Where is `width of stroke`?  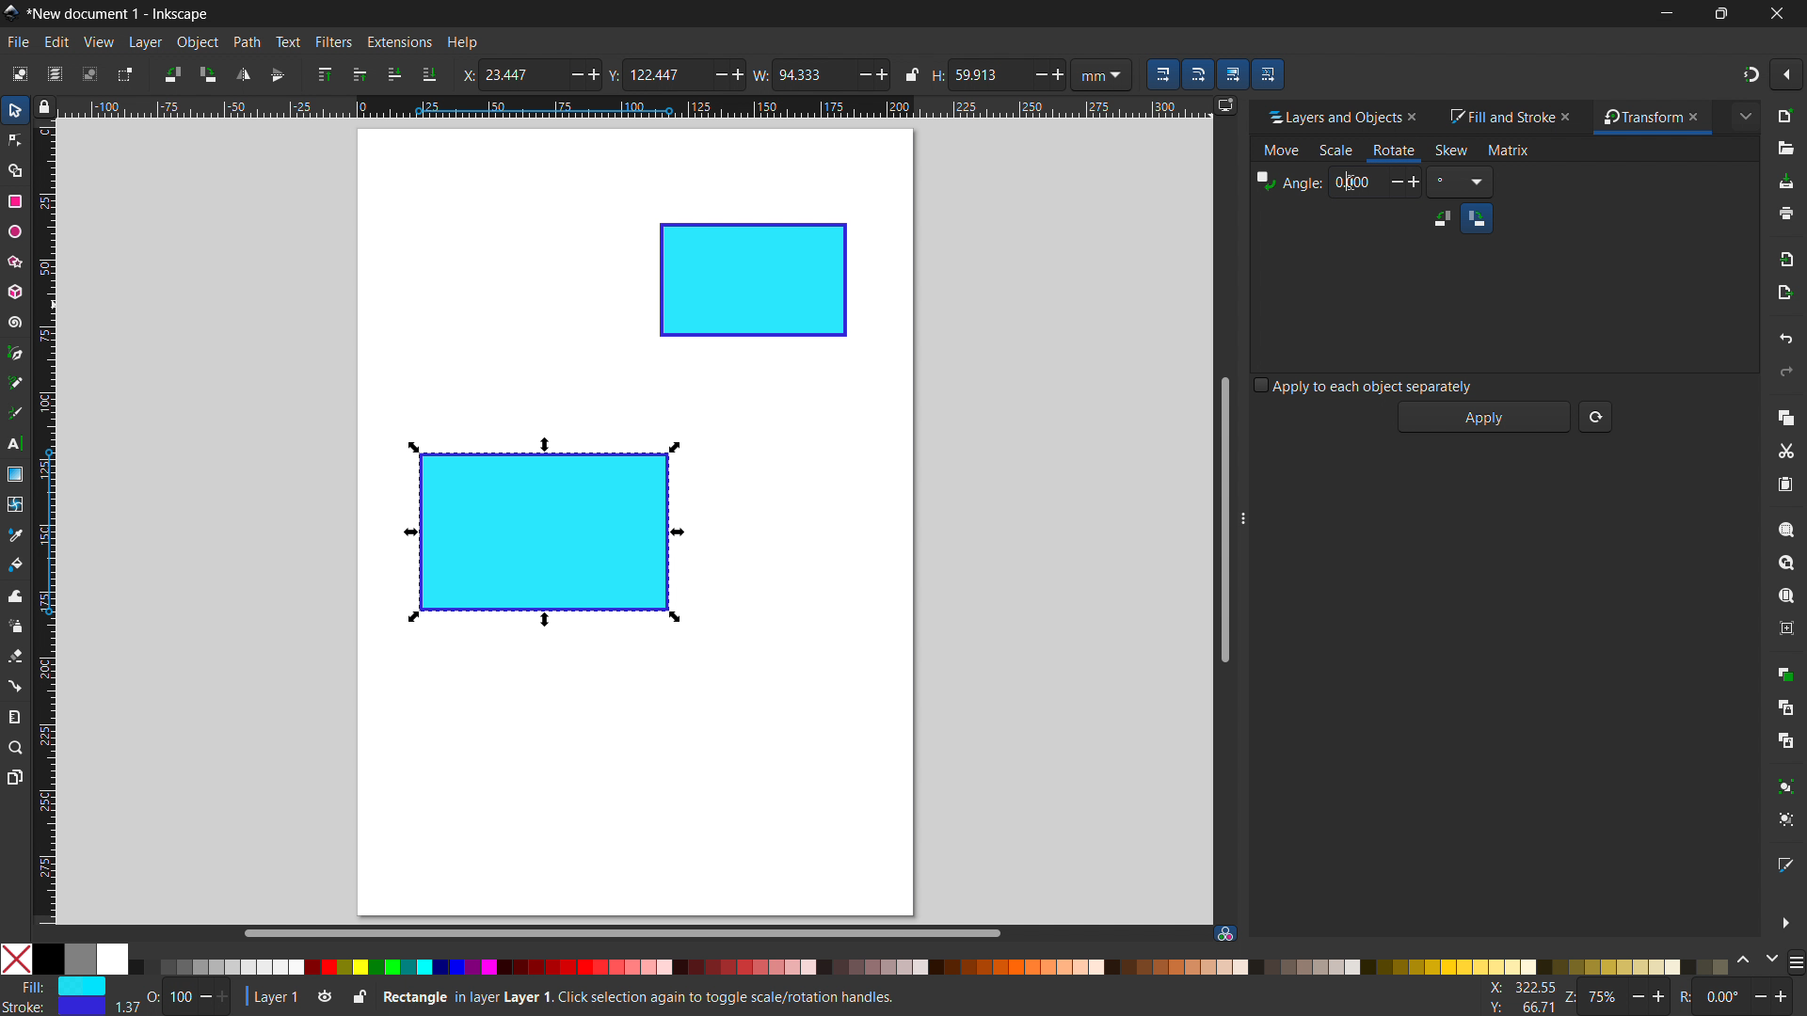
width of stroke is located at coordinates (127, 1008).